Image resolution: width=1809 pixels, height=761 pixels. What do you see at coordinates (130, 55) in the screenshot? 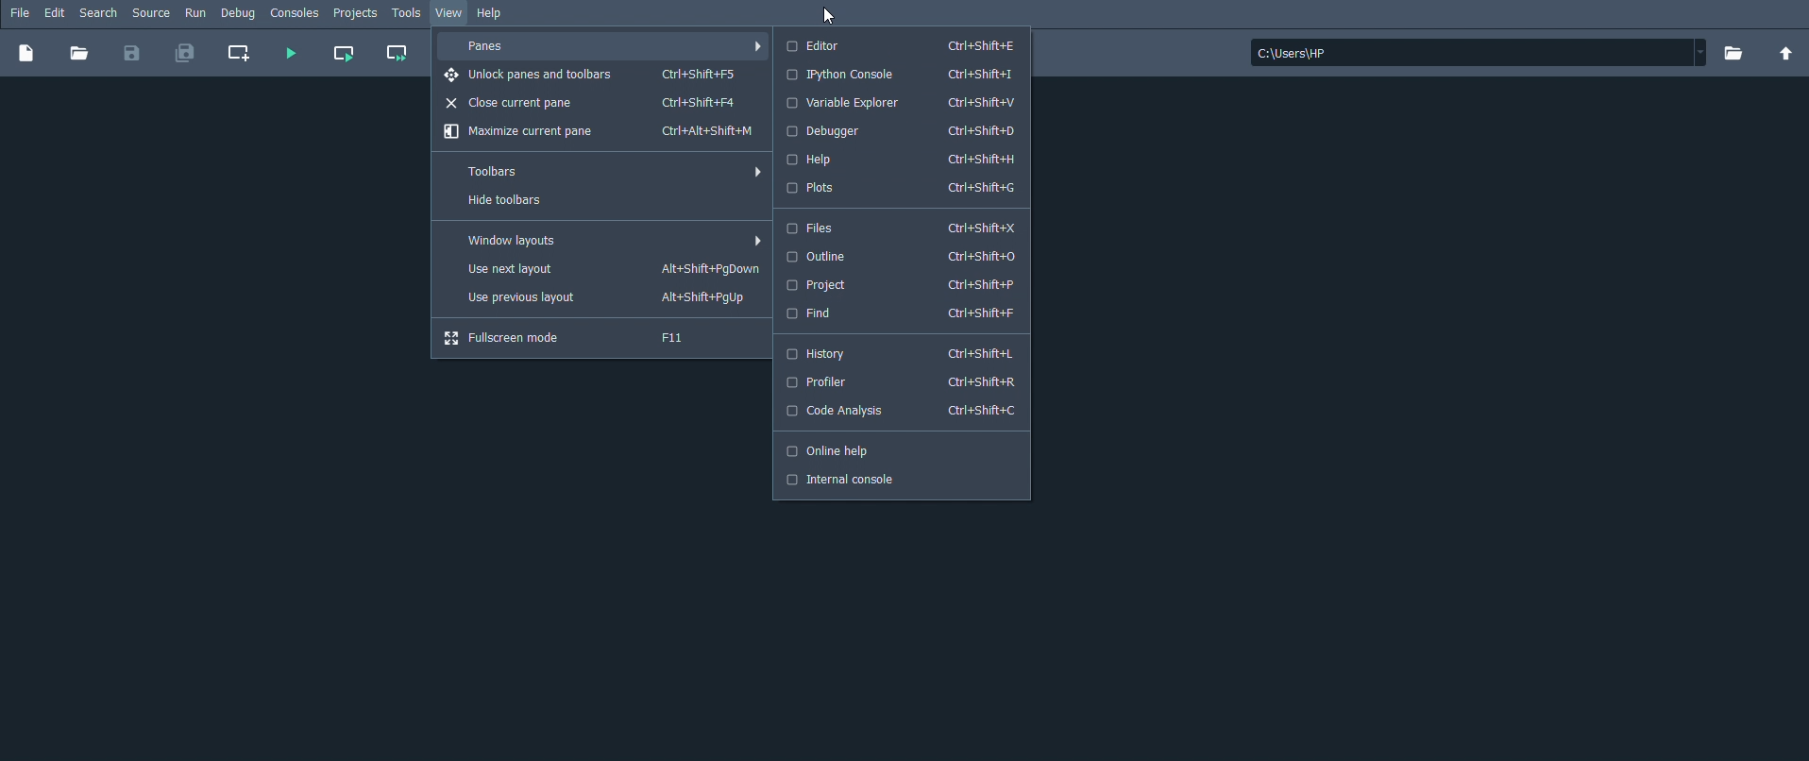
I see `Save file` at bounding box center [130, 55].